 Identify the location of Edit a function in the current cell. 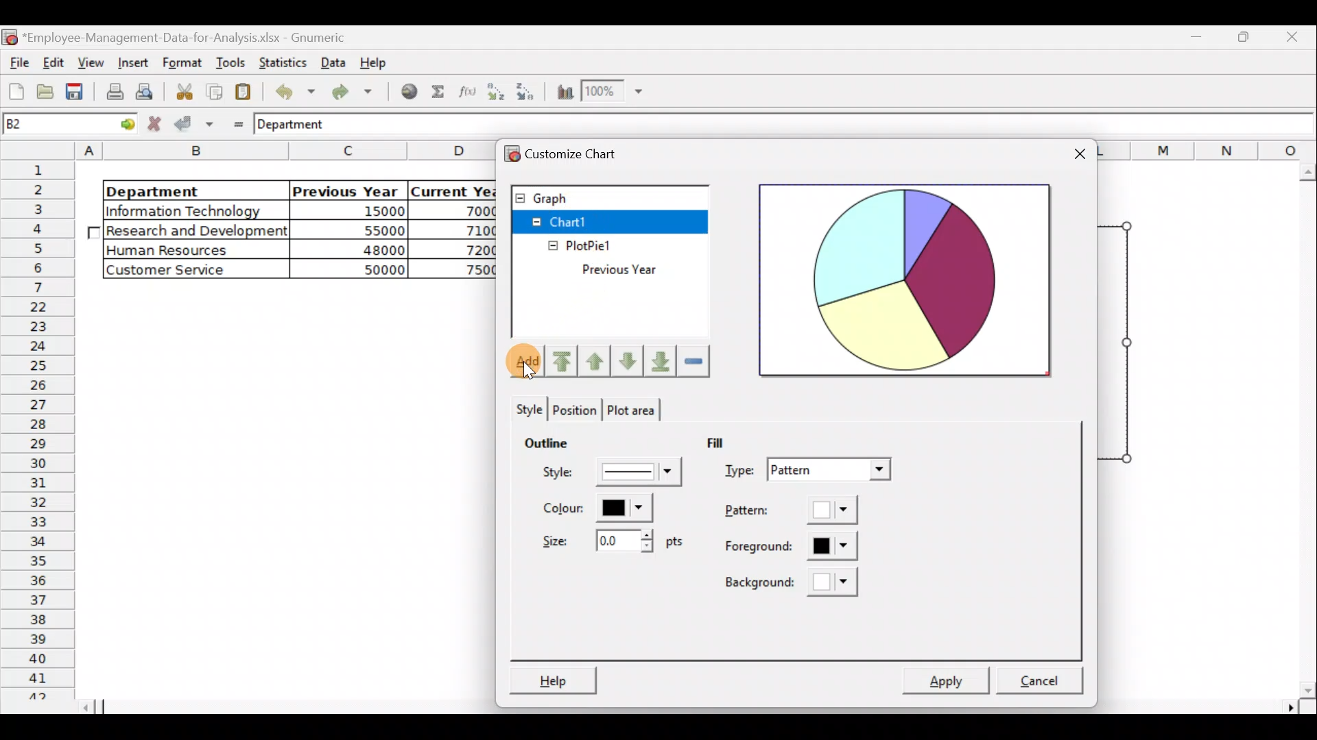
(466, 91).